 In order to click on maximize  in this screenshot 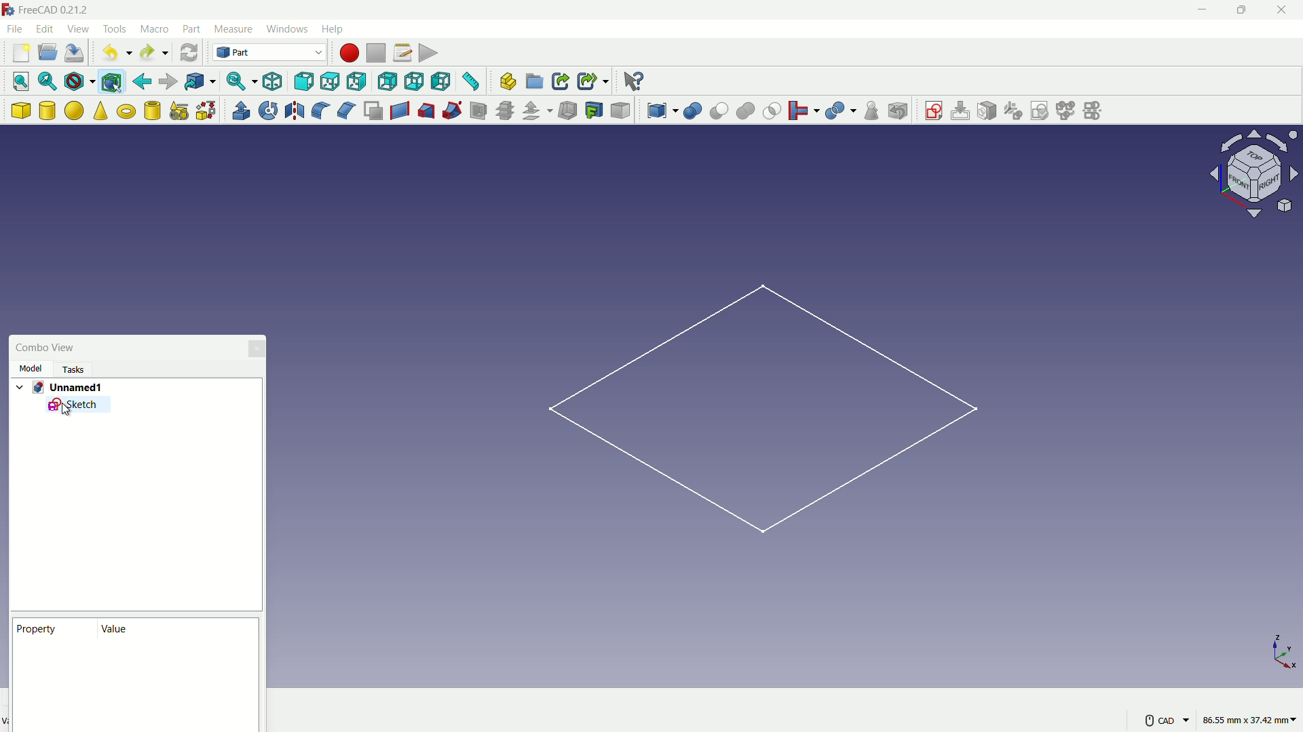, I will do `click(1245, 11)`.